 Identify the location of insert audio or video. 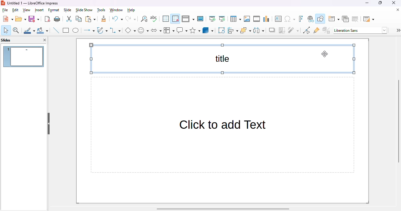
(257, 19).